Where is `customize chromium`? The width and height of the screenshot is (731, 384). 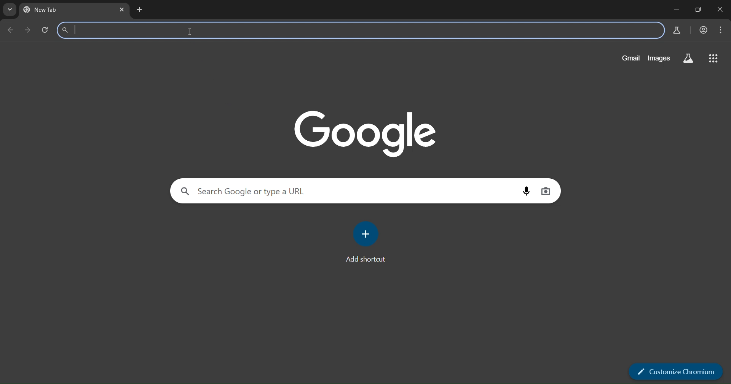
customize chromium is located at coordinates (677, 370).